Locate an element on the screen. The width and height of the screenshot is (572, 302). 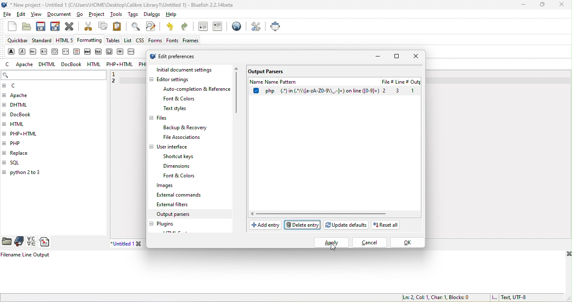
copy is located at coordinates (104, 27).